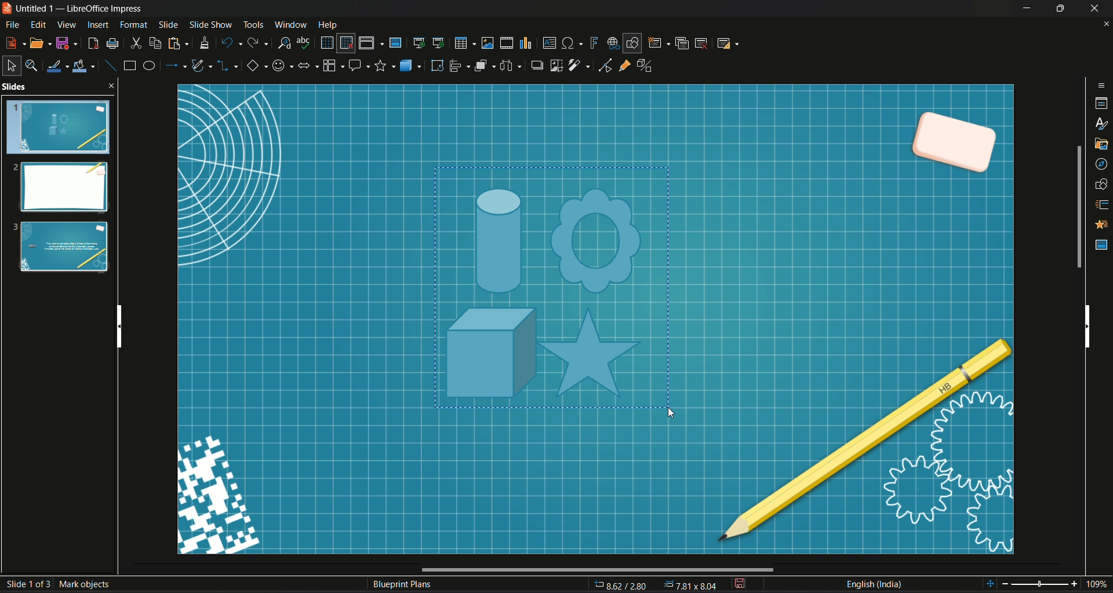  What do you see at coordinates (1102, 85) in the screenshot?
I see `sidebar options` at bounding box center [1102, 85].